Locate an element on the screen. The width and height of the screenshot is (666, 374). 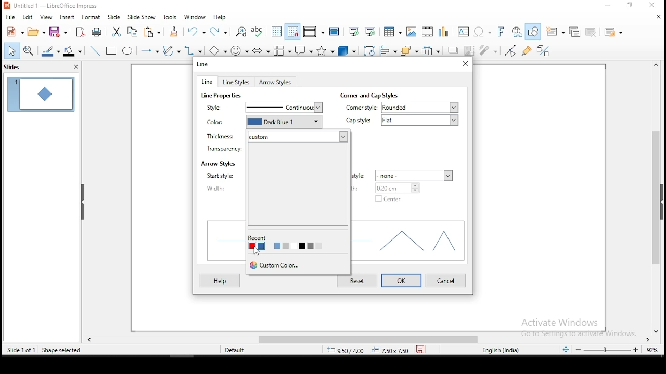
filter is located at coordinates (490, 51).